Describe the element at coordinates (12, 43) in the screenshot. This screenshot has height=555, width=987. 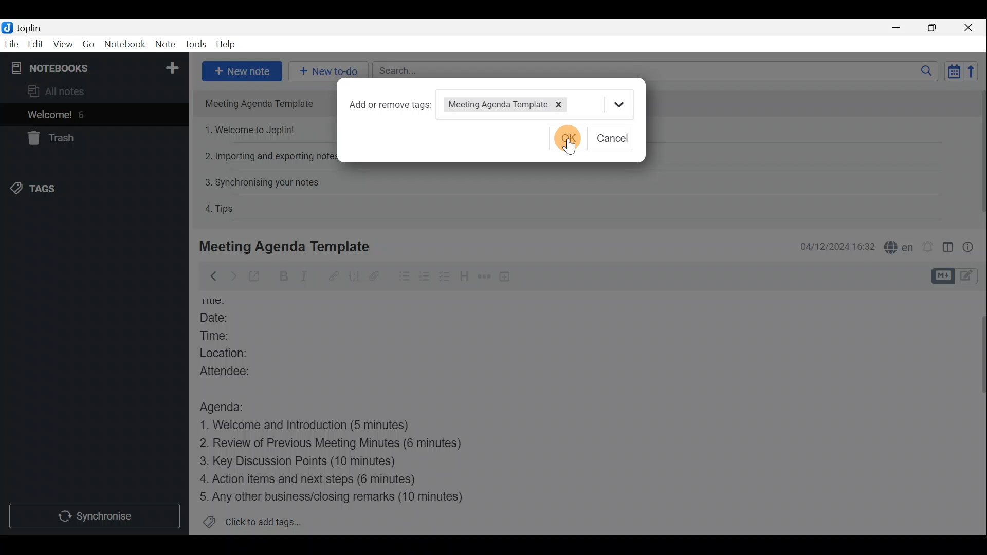
I see `File` at that location.